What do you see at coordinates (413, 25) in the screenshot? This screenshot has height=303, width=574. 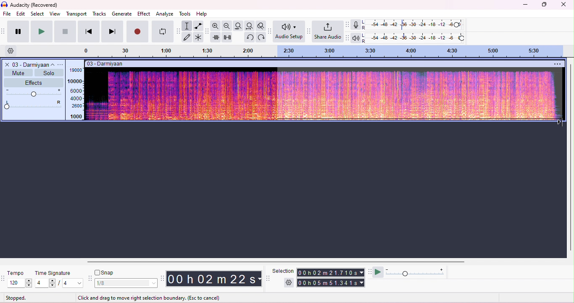 I see `recording level` at bounding box center [413, 25].